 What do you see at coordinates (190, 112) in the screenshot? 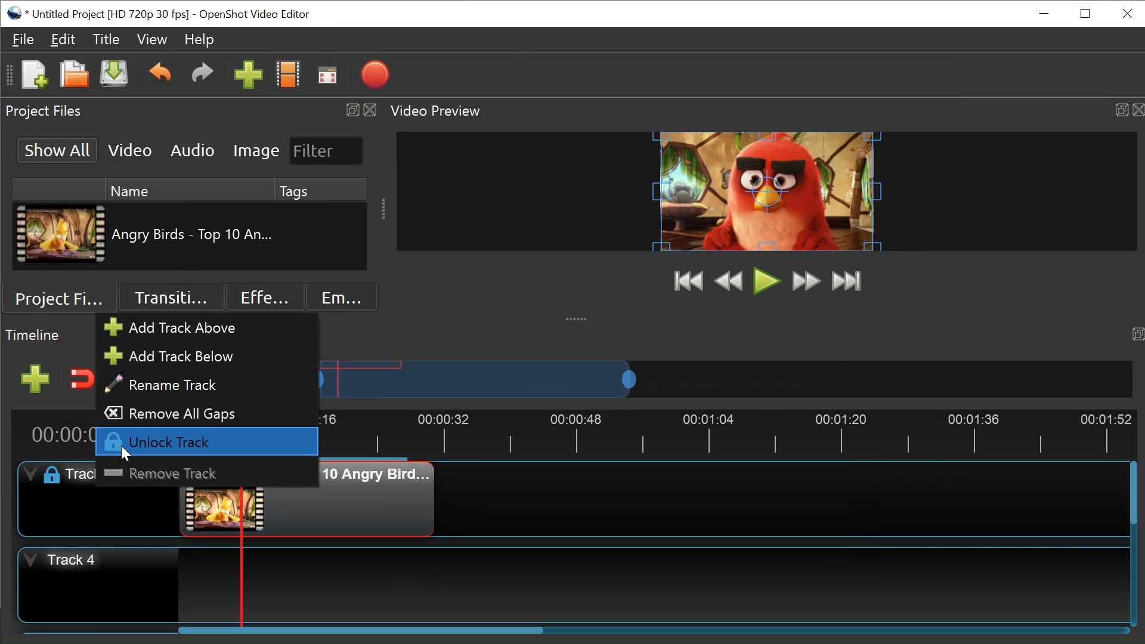
I see `Project Files` at bounding box center [190, 112].